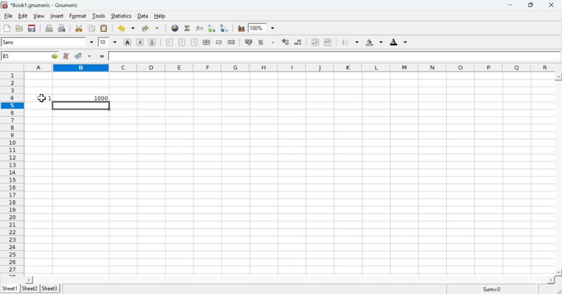 This screenshot has height=294, width=562. Describe the element at coordinates (162, 16) in the screenshot. I see `Help` at that location.